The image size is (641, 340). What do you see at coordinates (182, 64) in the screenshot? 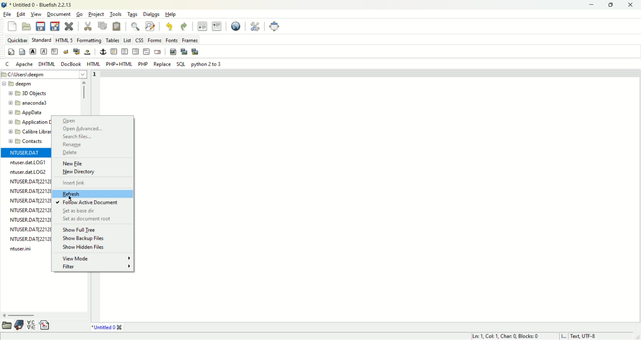
I see `SQL` at bounding box center [182, 64].